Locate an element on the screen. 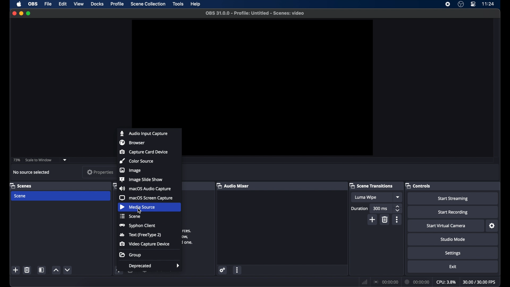  delete is located at coordinates (131, 272).